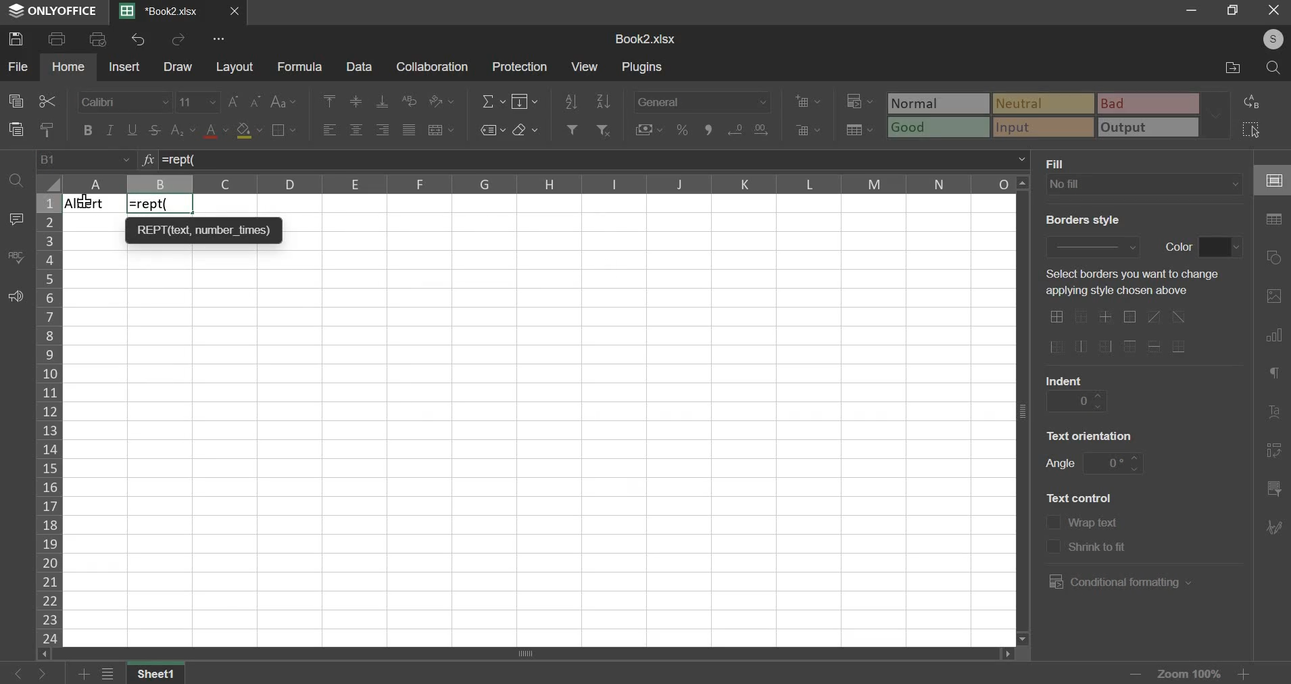 Image resolution: width=1291 pixels, height=684 pixels. What do you see at coordinates (54, 11) in the screenshot?
I see `ONLYOFFICE logo` at bounding box center [54, 11].